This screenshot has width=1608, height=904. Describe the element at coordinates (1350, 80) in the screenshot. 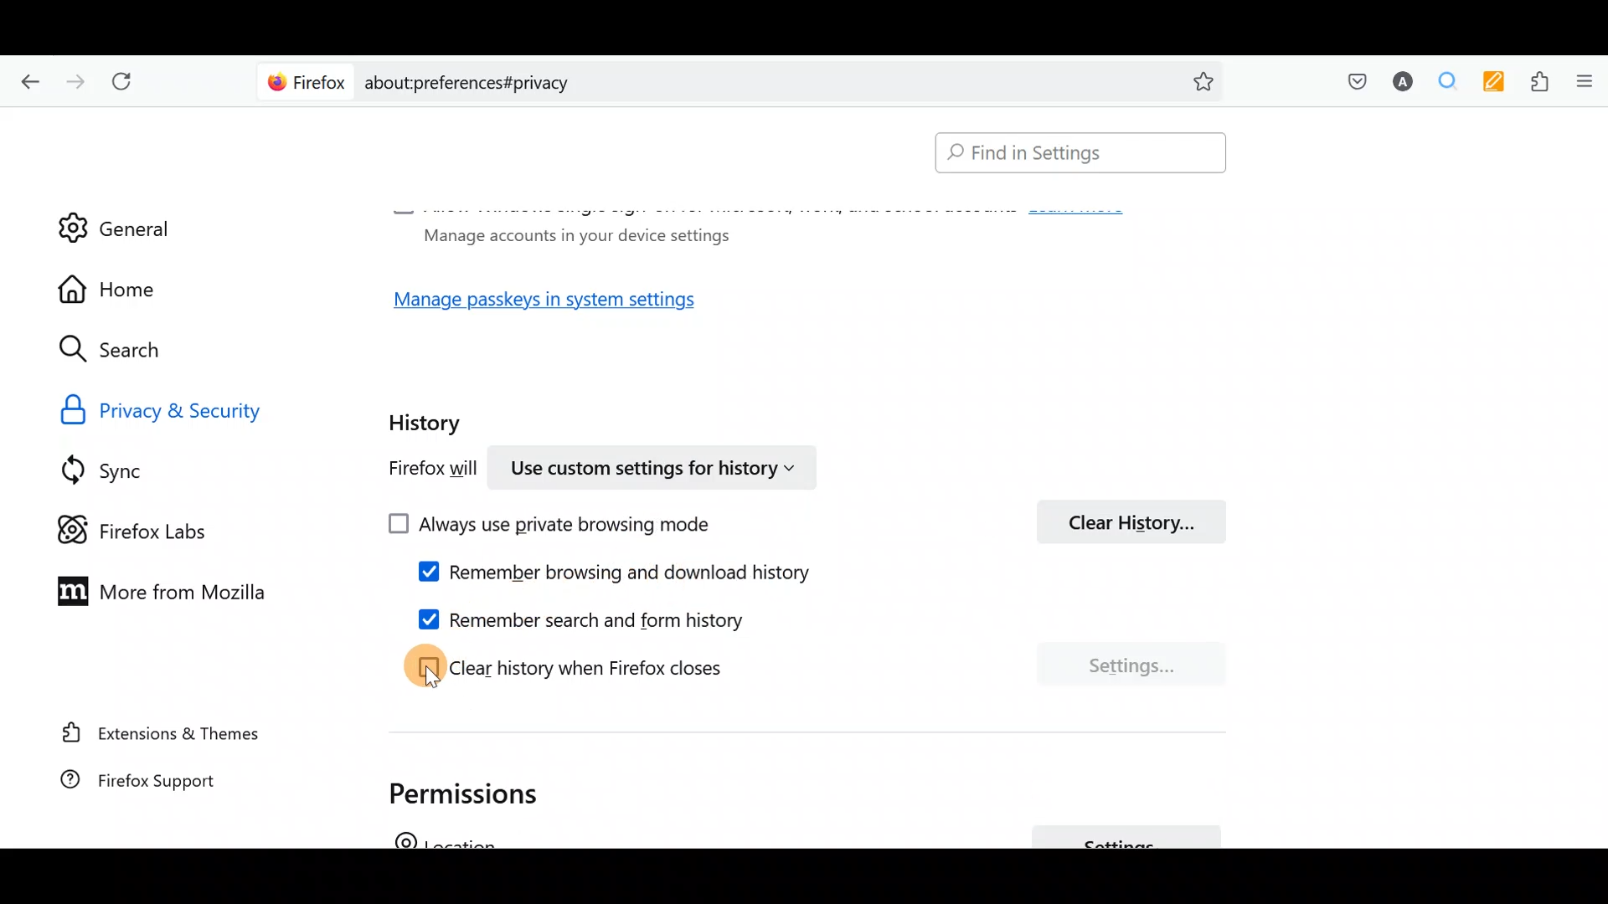

I see `Save to pocket` at that location.